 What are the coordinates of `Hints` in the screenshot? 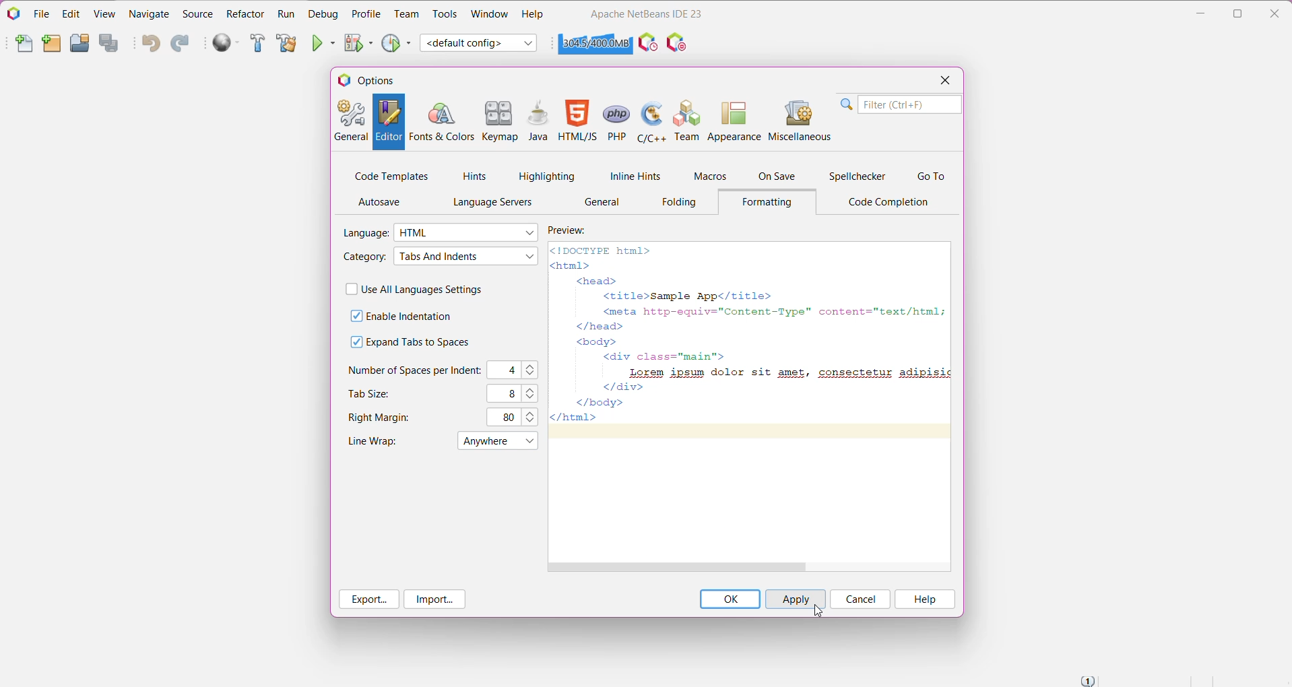 It's located at (475, 176).